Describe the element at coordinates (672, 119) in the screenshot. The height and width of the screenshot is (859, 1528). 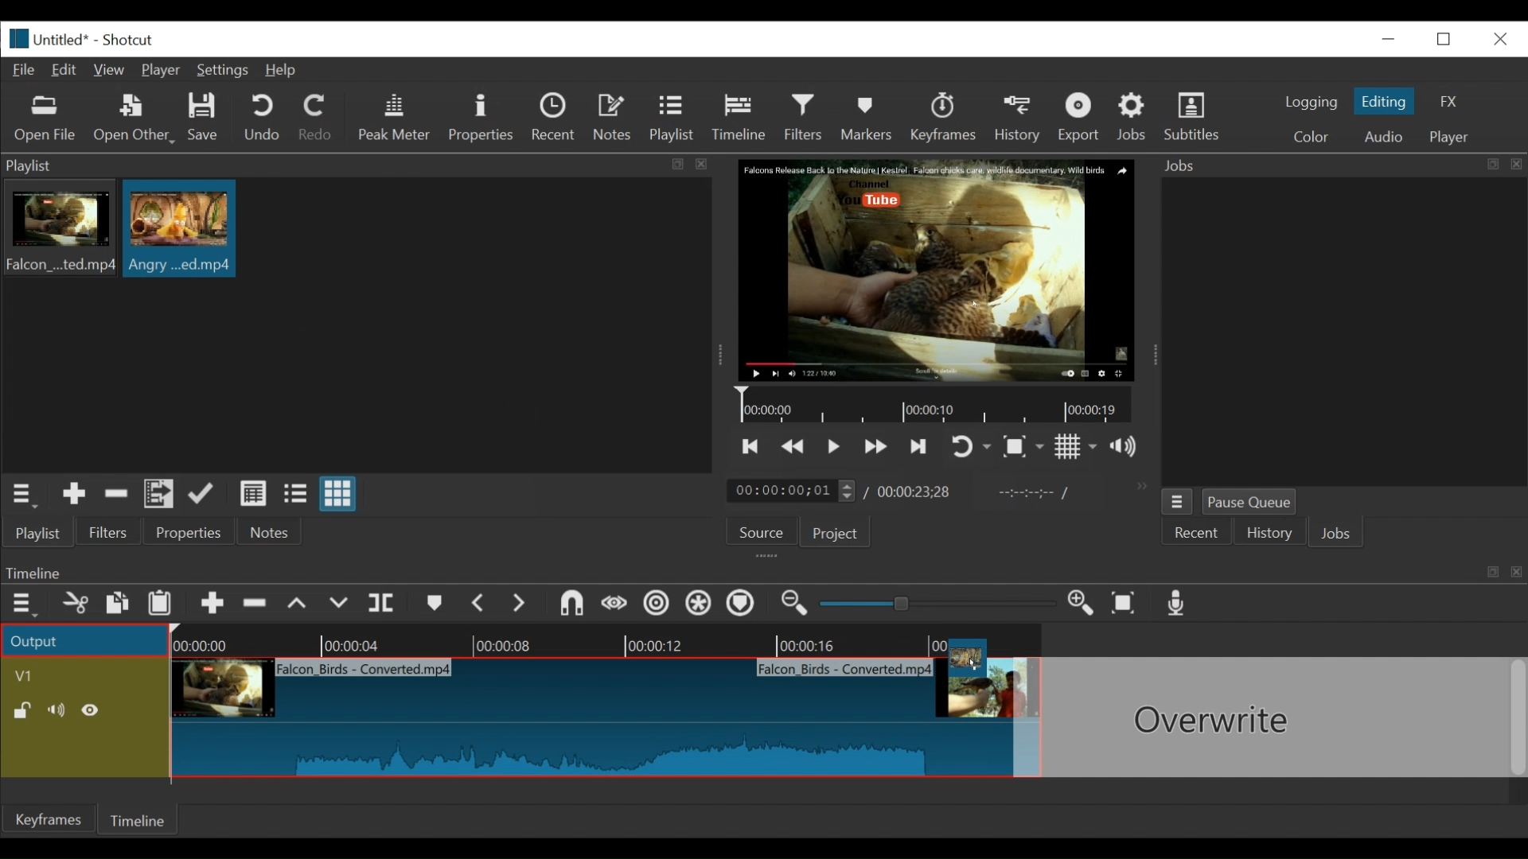
I see `Playlist` at that location.